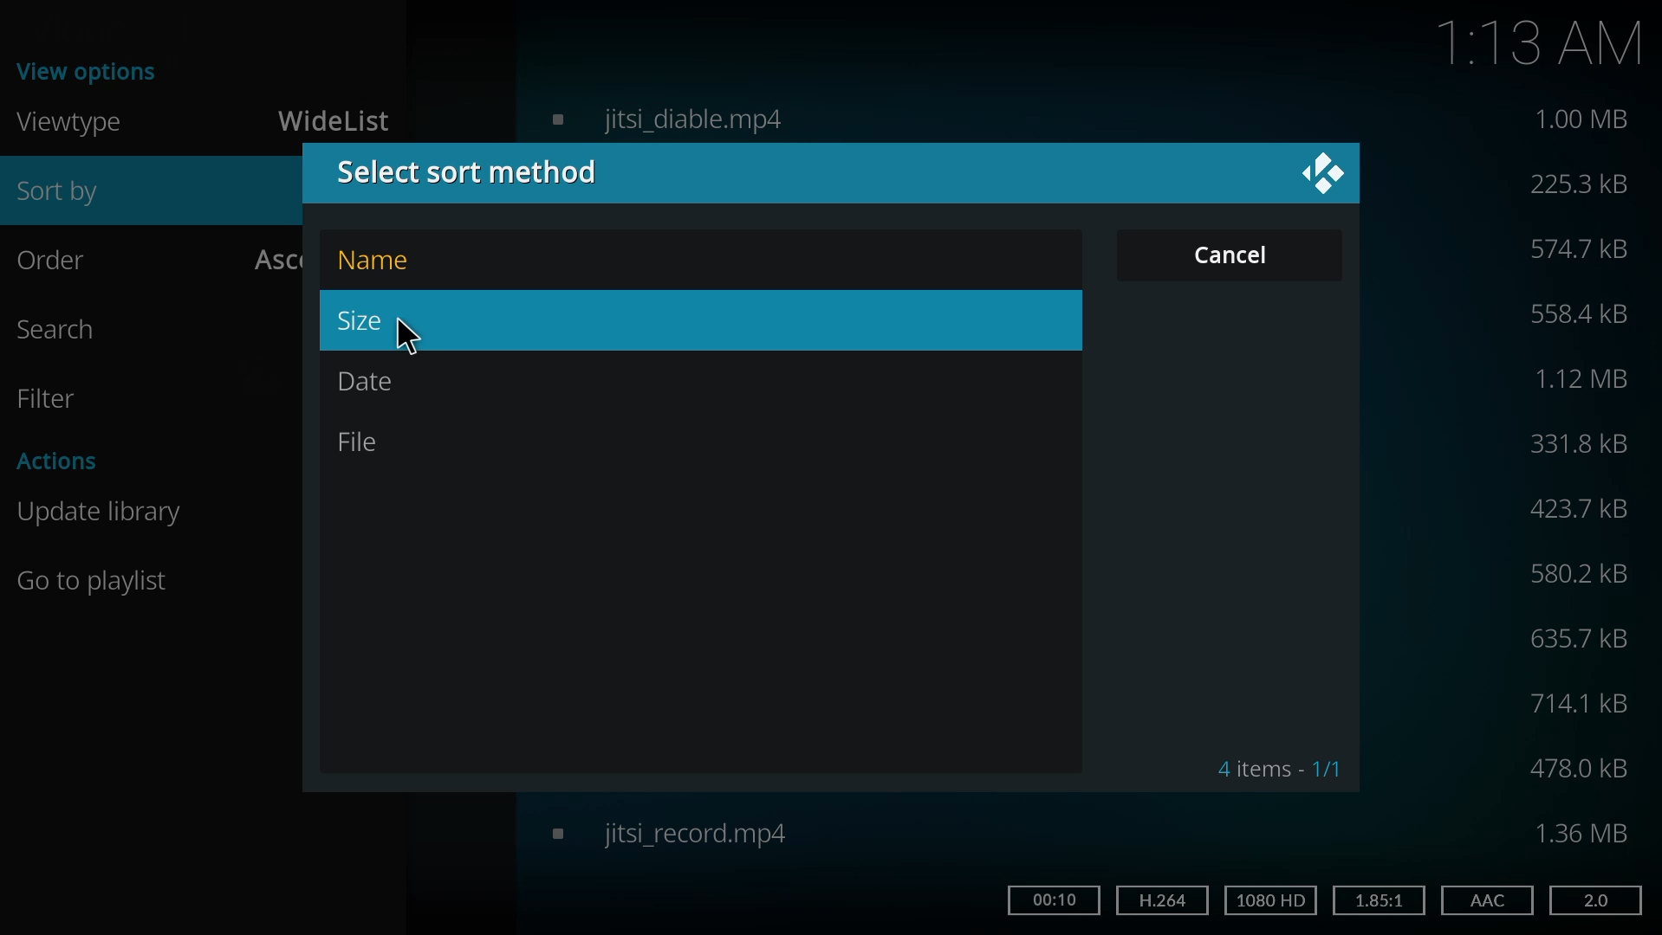  Describe the element at coordinates (59, 260) in the screenshot. I see `order` at that location.